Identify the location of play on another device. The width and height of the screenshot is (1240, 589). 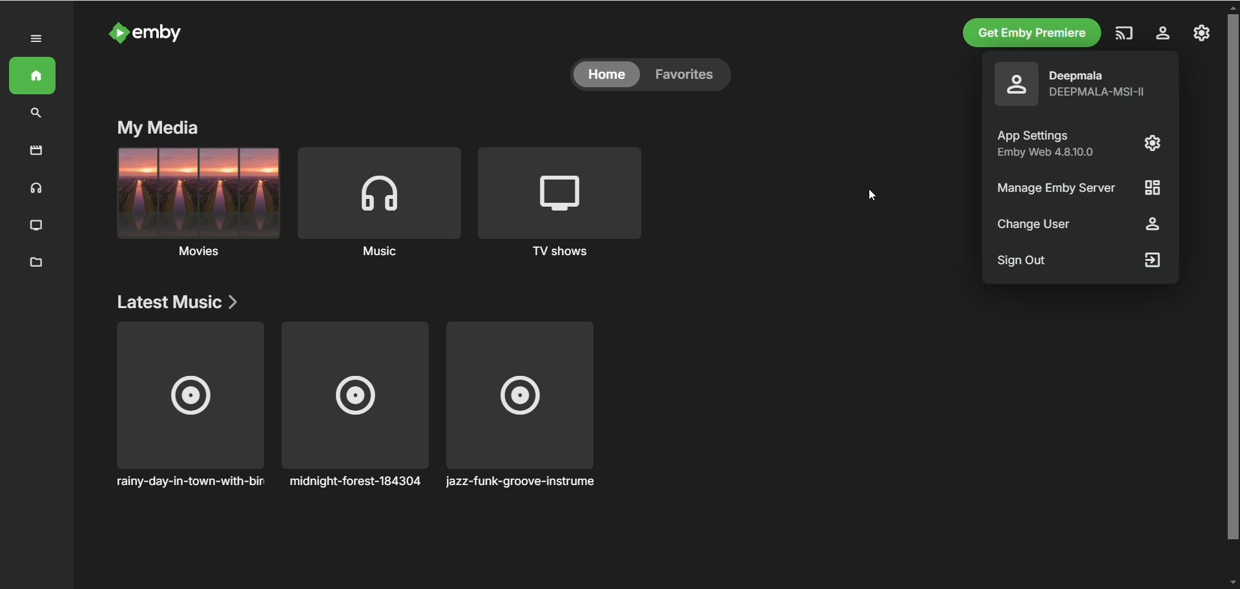
(1123, 34).